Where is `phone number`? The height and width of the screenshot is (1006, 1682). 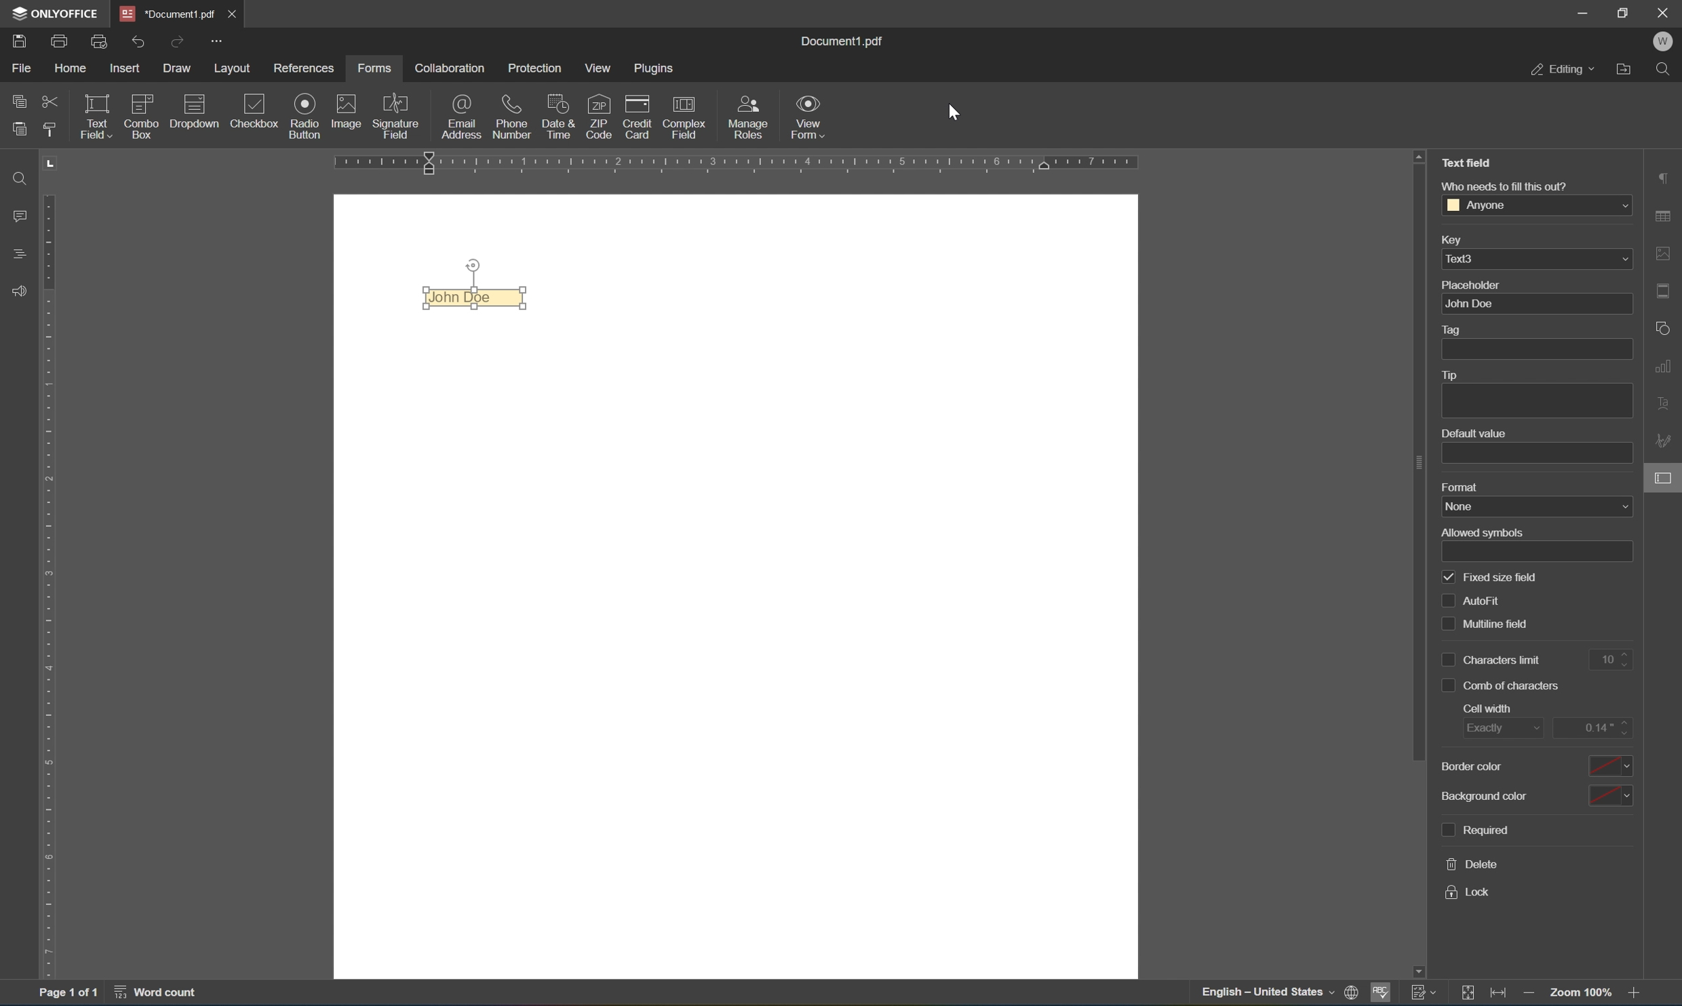 phone number is located at coordinates (512, 117).